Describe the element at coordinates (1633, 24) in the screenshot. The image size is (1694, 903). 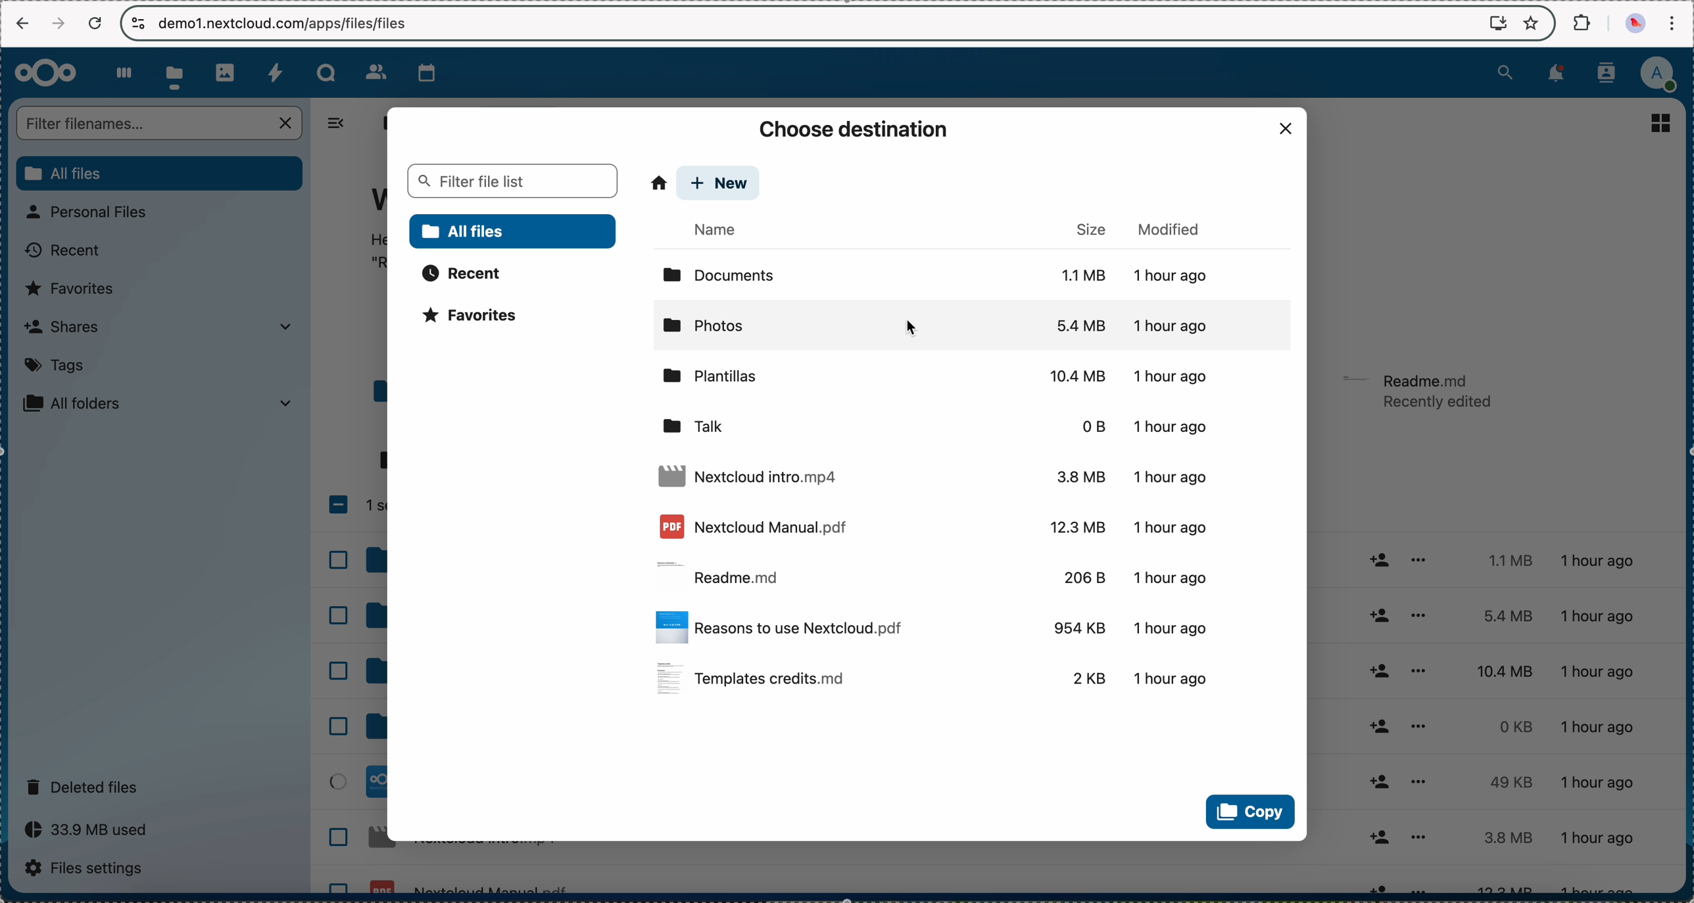
I see `profile picture` at that location.